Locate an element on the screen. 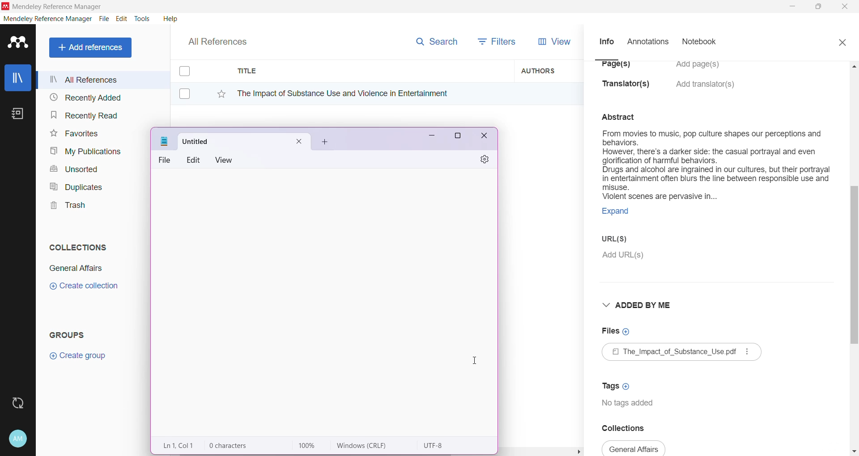 The height and width of the screenshot is (456, 859). Notepad Icon is located at coordinates (165, 141).